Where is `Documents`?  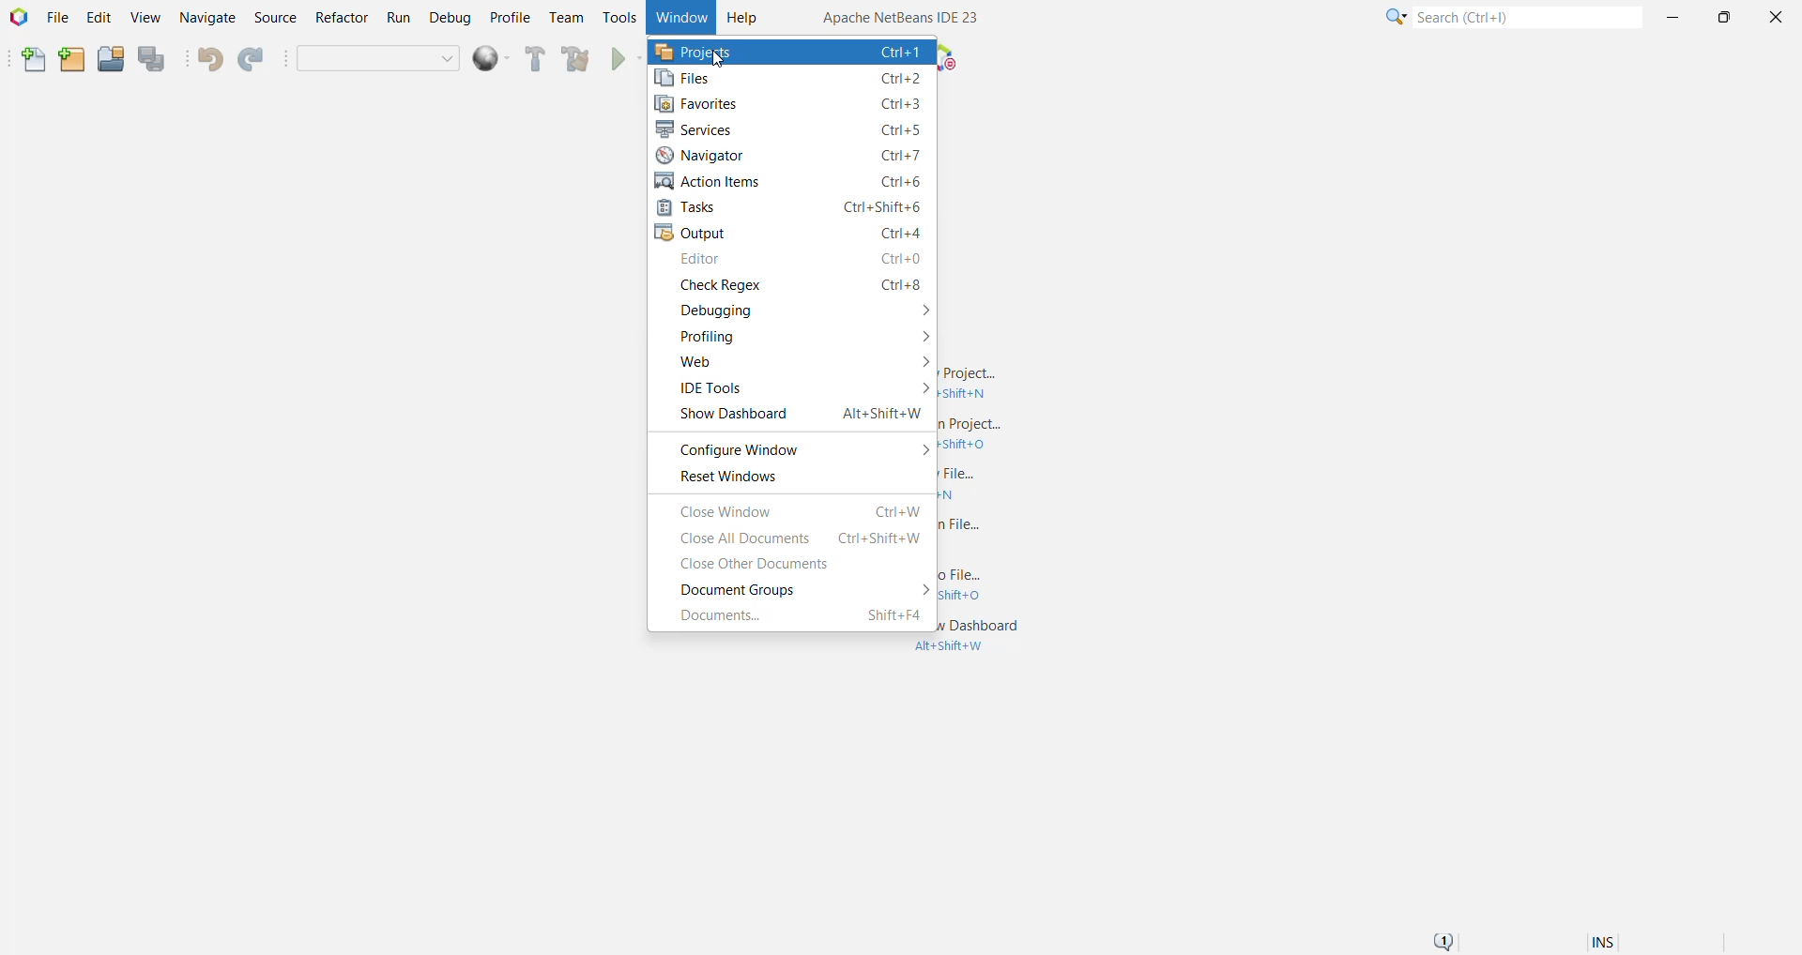
Documents is located at coordinates (801, 616).